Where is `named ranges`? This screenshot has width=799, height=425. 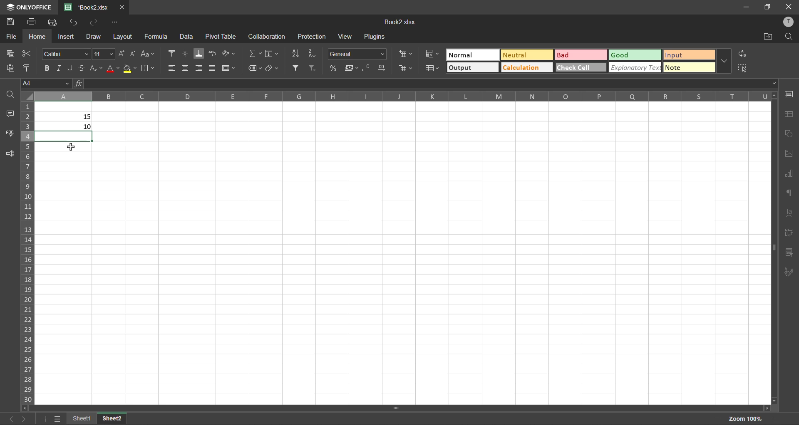
named ranges is located at coordinates (256, 68).